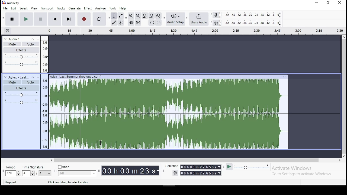 This screenshot has height=195, width=347. Describe the element at coordinates (248, 168) in the screenshot. I see `play at speed/play at speed (once)` at that location.